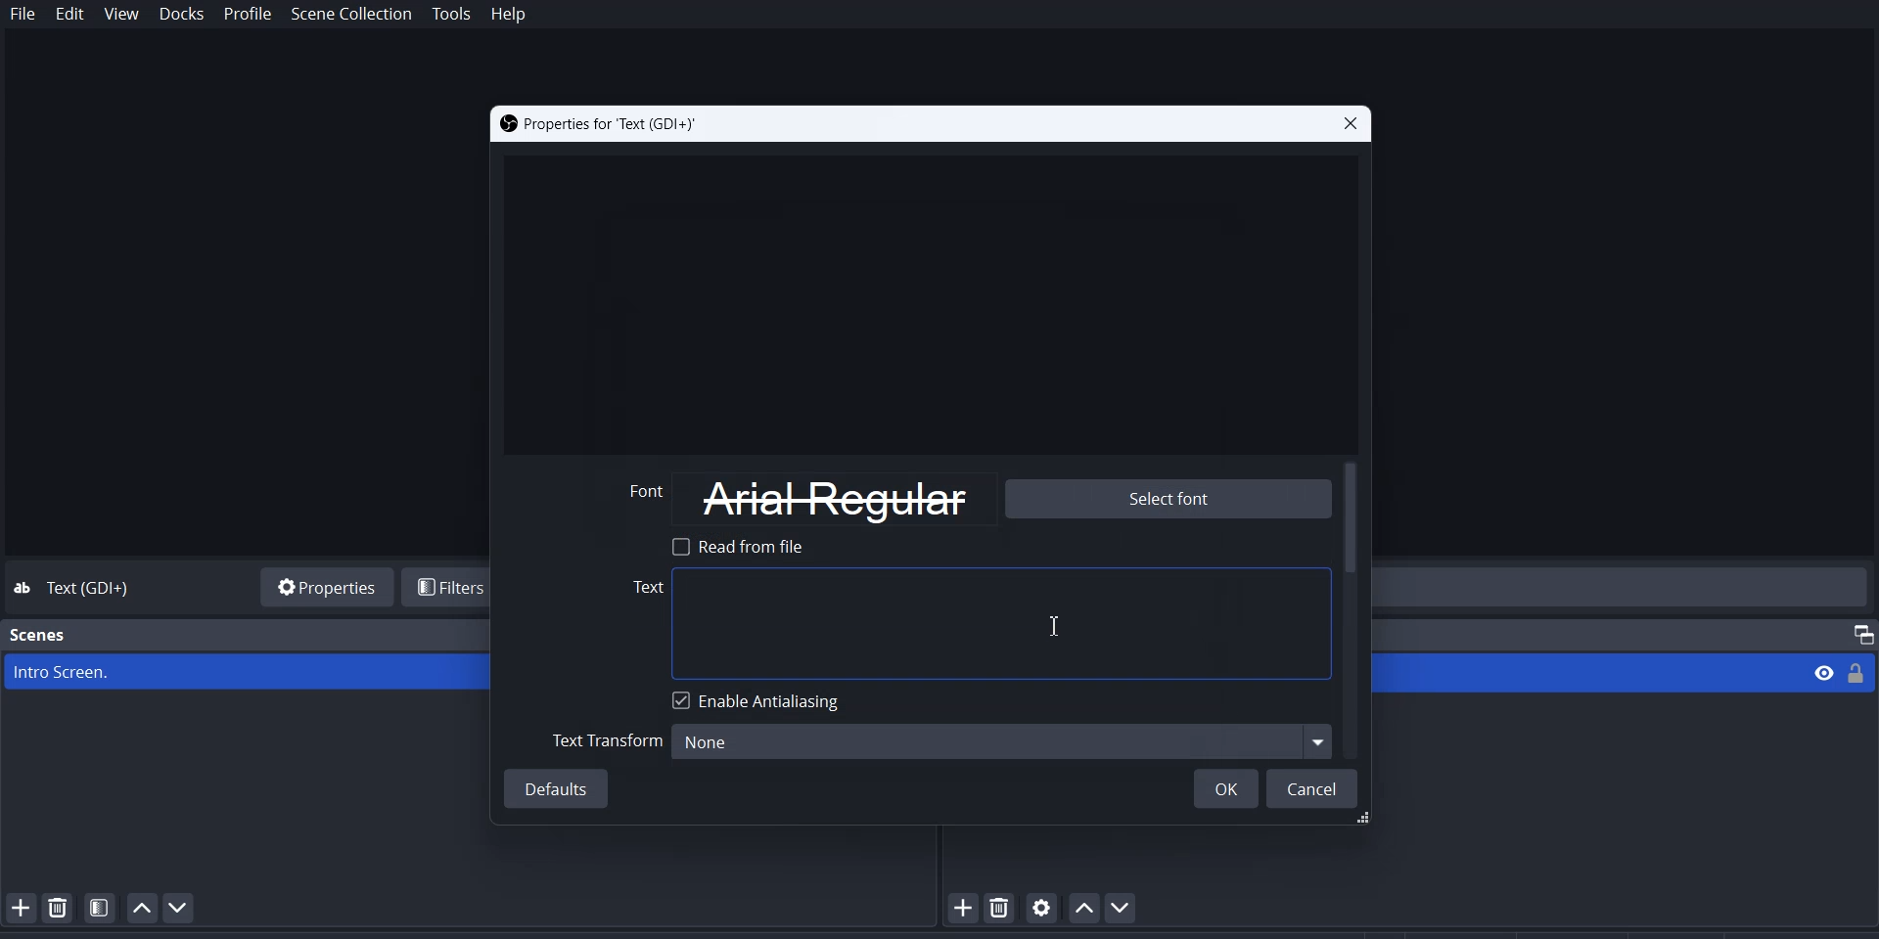 This screenshot has width=1879, height=939. I want to click on Move Scene Up, so click(142, 908).